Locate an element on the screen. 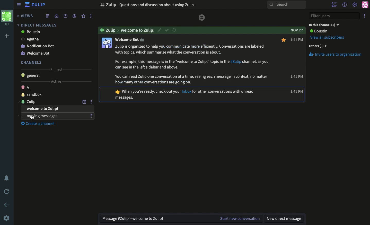 The height and width of the screenshot is (225, 370). Add a topic is located at coordinates (84, 102).